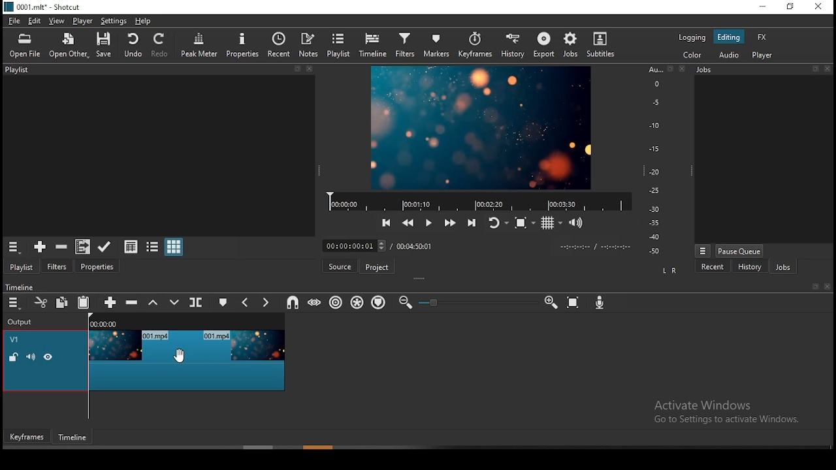 The height and width of the screenshot is (470, 836). What do you see at coordinates (196, 303) in the screenshot?
I see `split at playhead` at bounding box center [196, 303].